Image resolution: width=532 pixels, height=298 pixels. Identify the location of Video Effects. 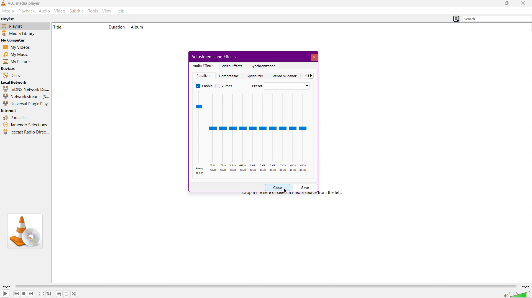
(232, 66).